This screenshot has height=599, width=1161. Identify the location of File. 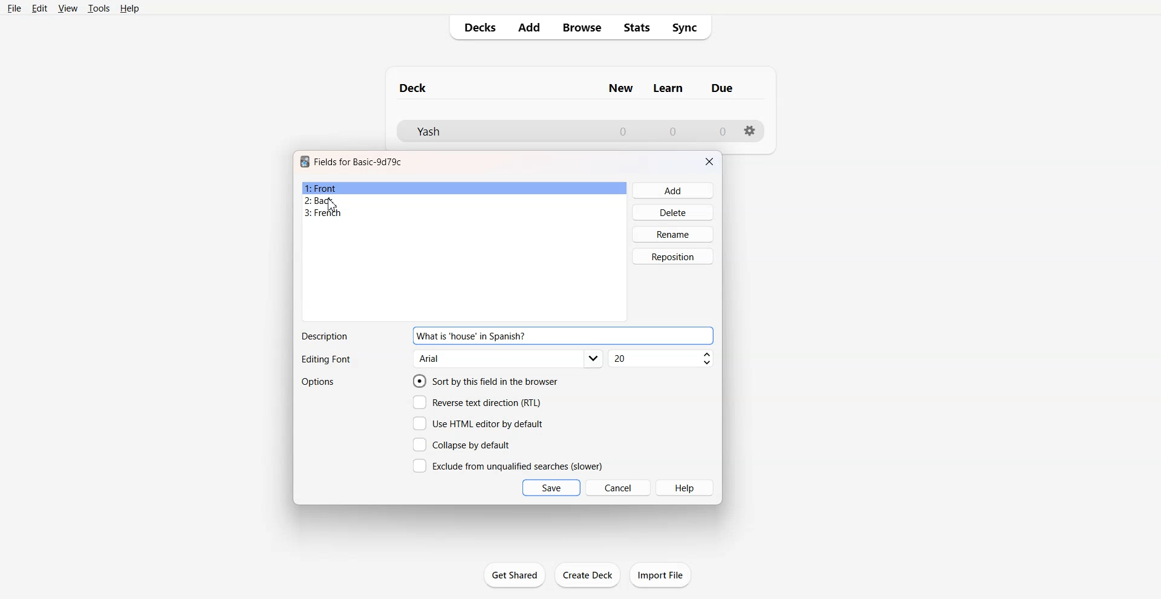
(13, 8).